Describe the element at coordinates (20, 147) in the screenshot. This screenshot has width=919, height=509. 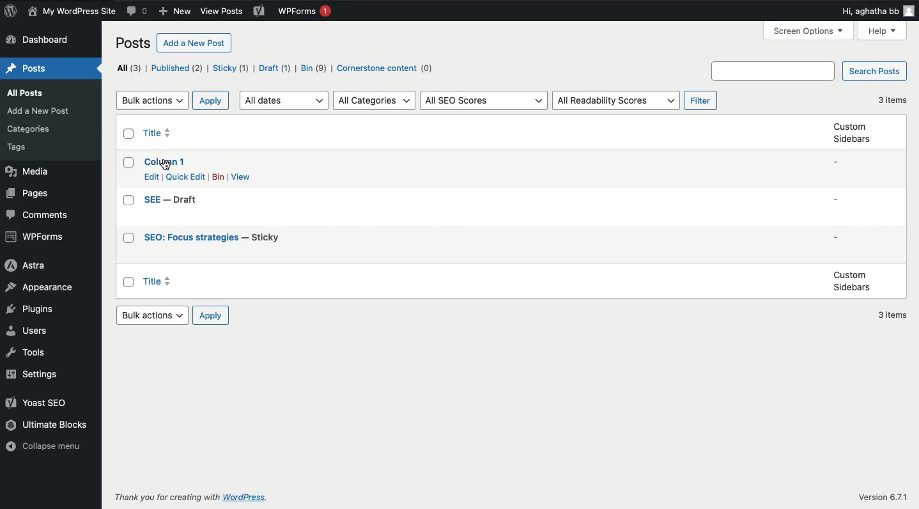
I see `tags` at that location.